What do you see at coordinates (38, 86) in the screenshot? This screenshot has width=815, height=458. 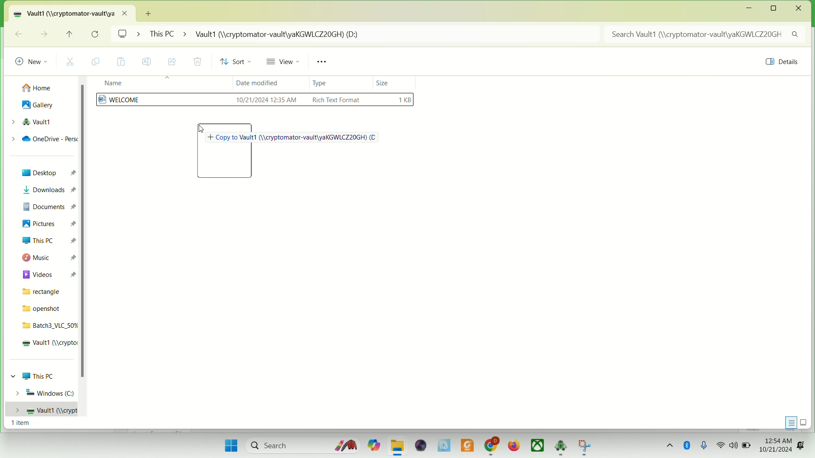 I see `home` at bounding box center [38, 86].